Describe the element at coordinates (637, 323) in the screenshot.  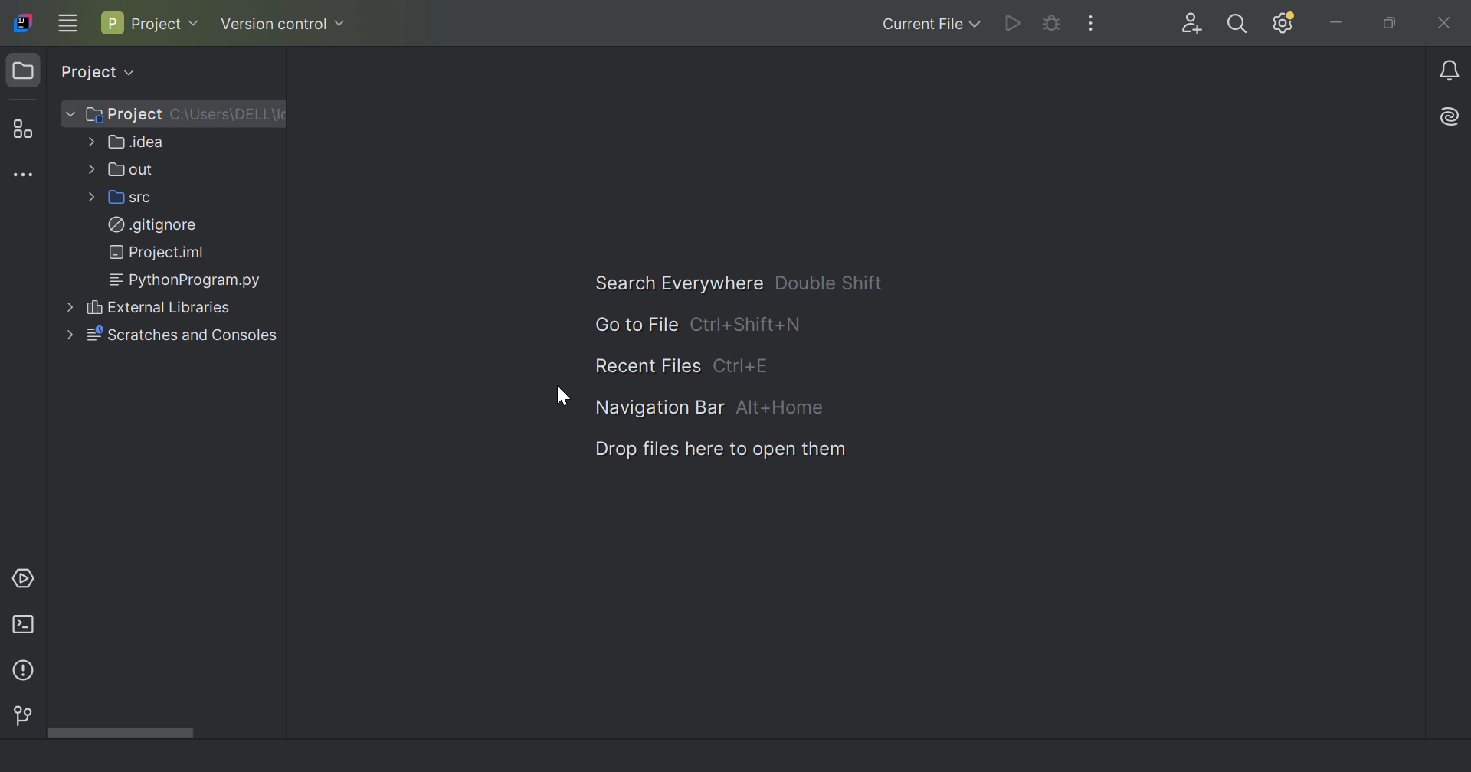
I see `Go to file` at that location.